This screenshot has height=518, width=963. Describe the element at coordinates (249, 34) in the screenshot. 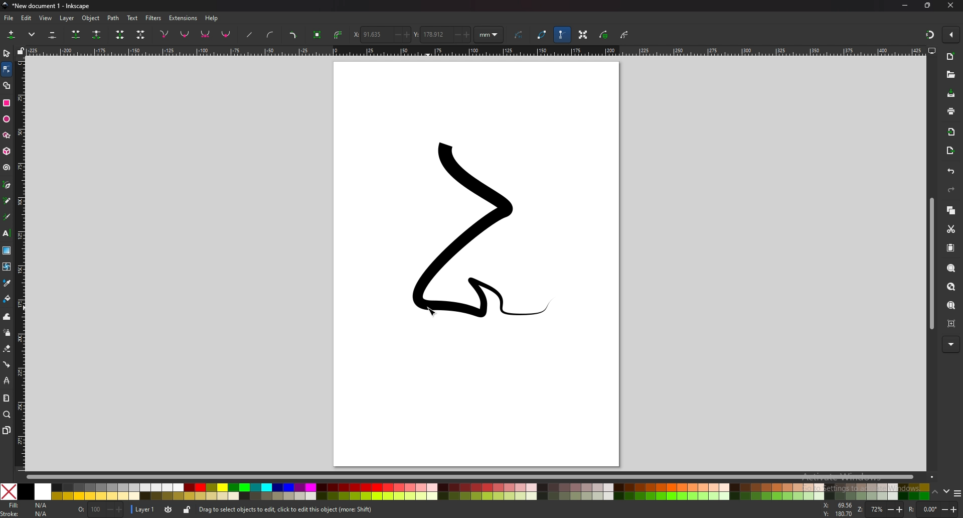

I see `straighten lines` at that location.